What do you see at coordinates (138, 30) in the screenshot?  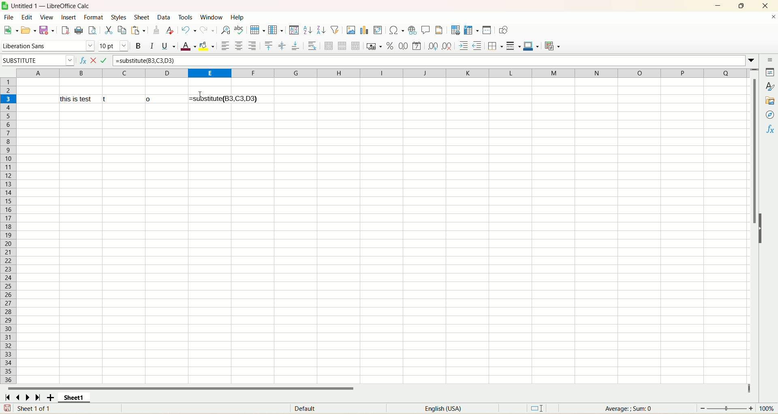 I see `paste` at bounding box center [138, 30].